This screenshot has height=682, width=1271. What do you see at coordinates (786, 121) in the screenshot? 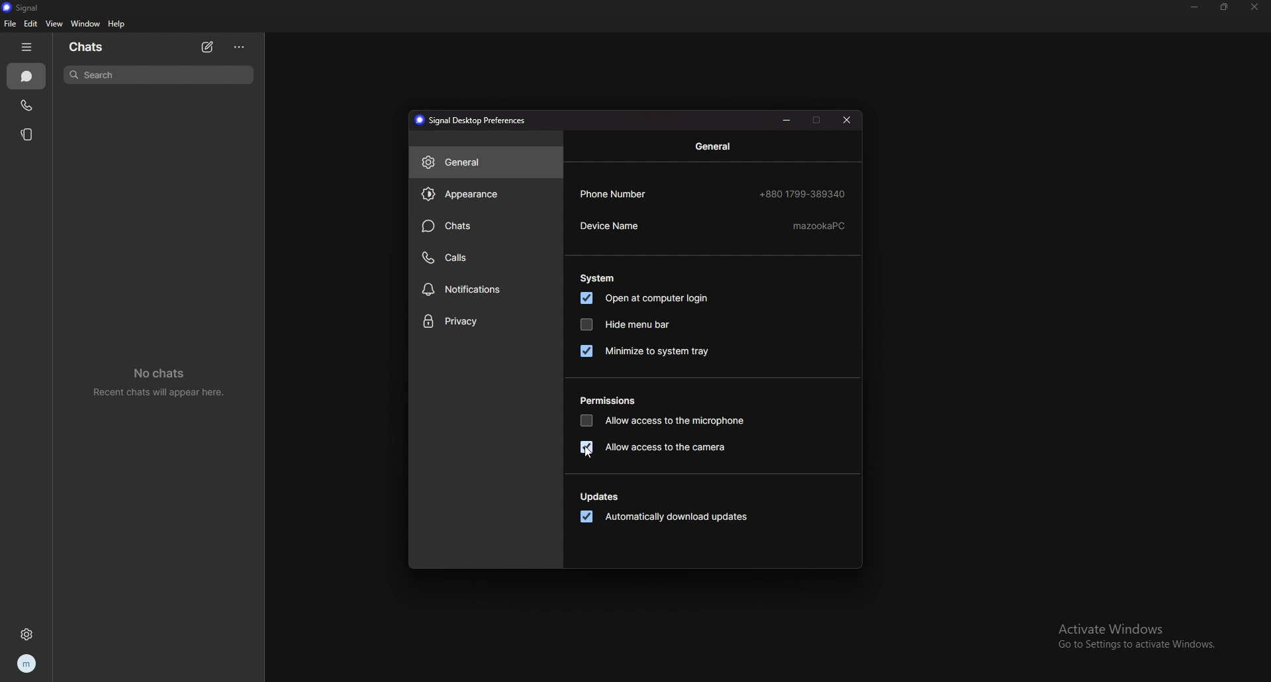
I see `minimize` at bounding box center [786, 121].